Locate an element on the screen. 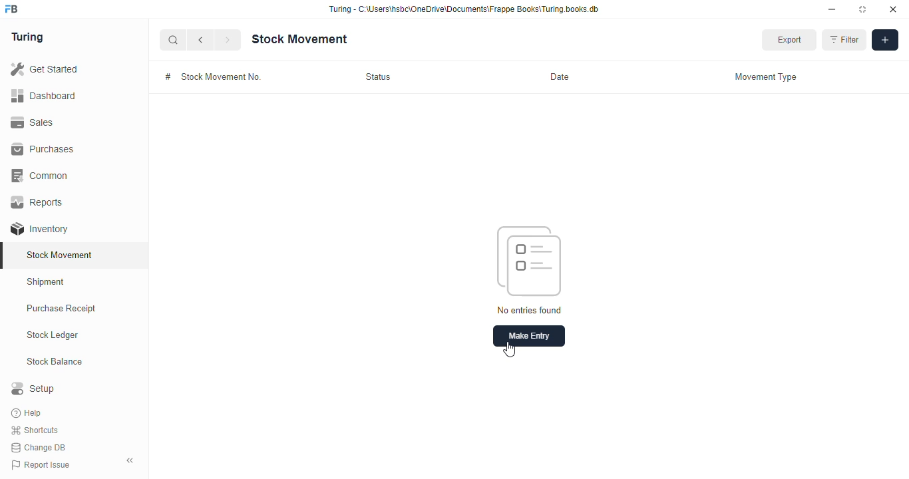 The image size is (909, 479). make entry is located at coordinates (529, 336).